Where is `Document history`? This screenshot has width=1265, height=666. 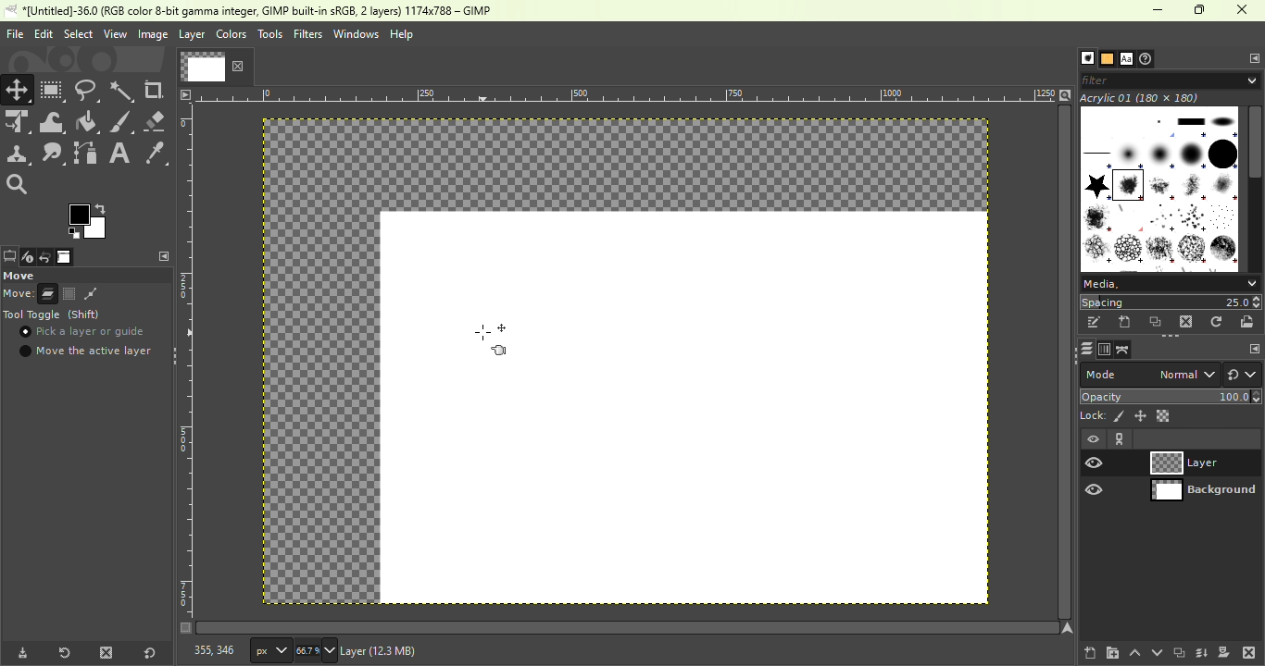 Document history is located at coordinates (1148, 58).